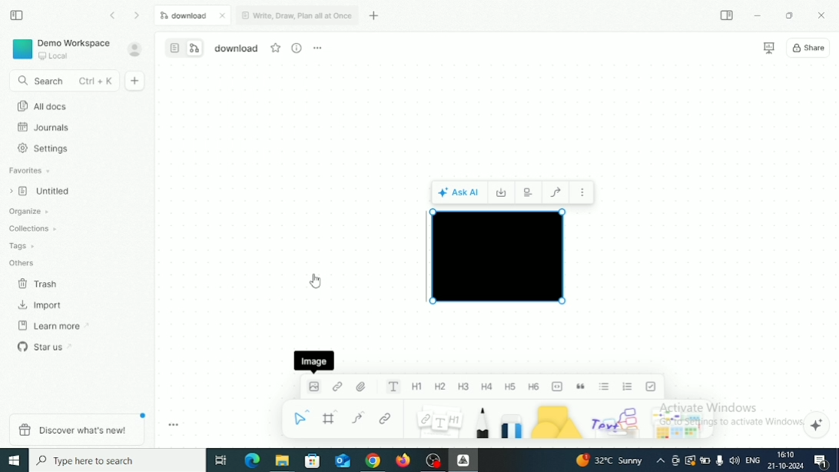  What do you see at coordinates (361, 417) in the screenshot?
I see `Curve` at bounding box center [361, 417].